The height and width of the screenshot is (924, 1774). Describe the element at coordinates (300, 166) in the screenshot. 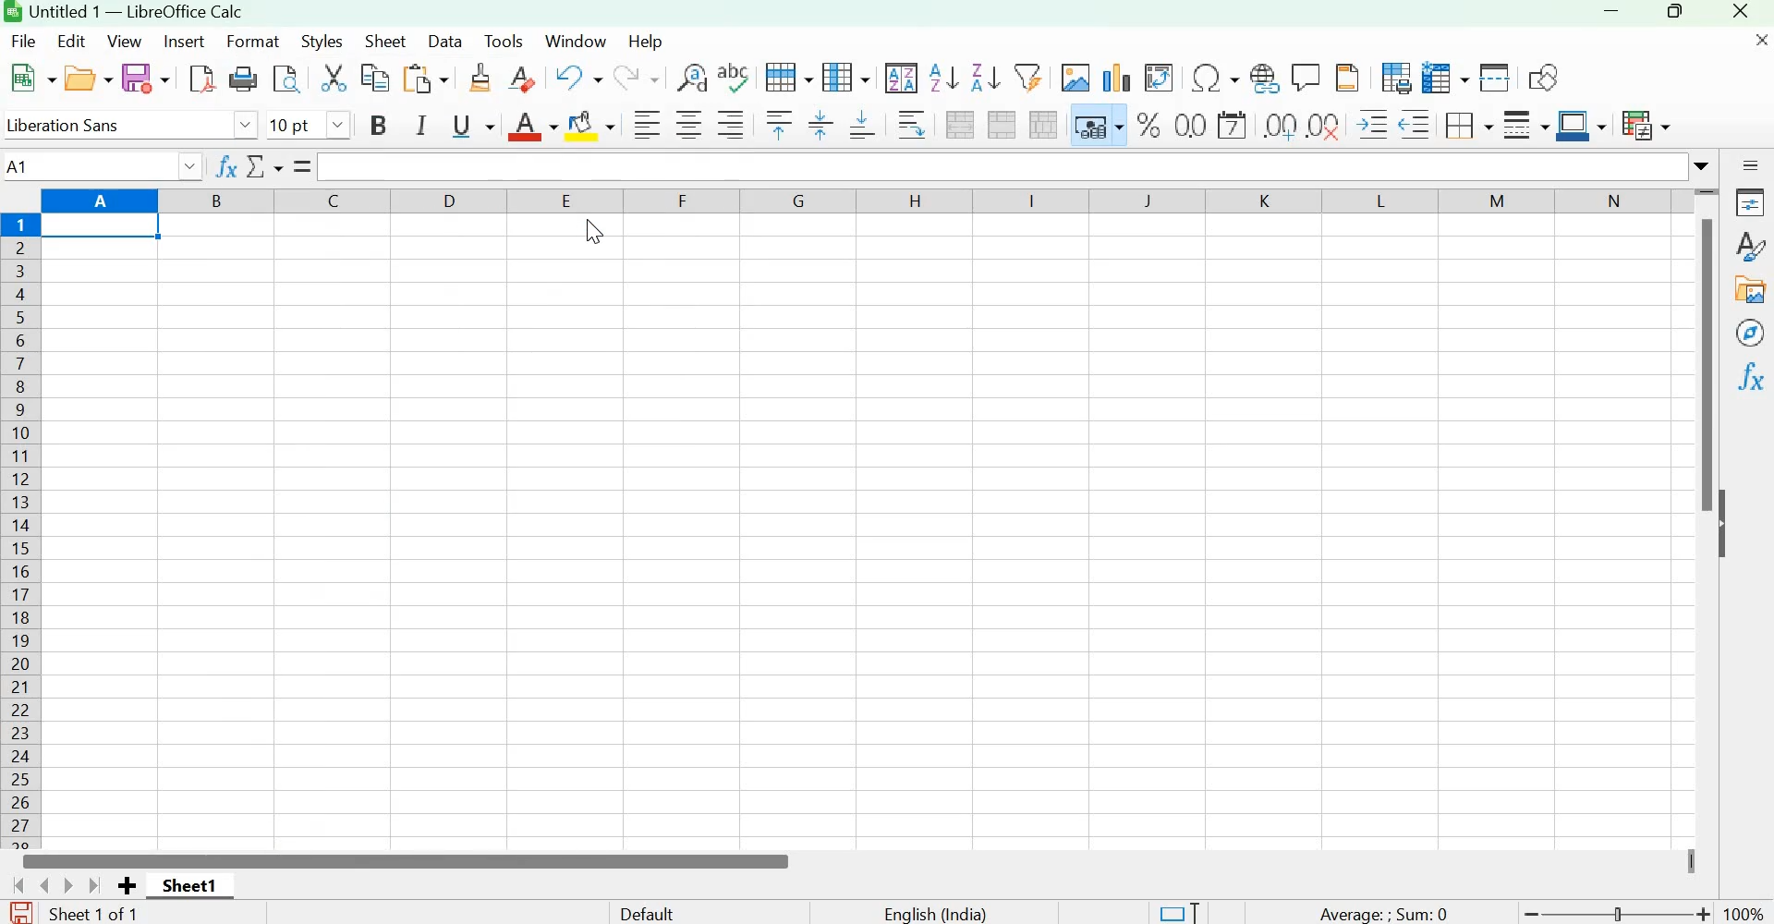

I see `Formula` at that location.